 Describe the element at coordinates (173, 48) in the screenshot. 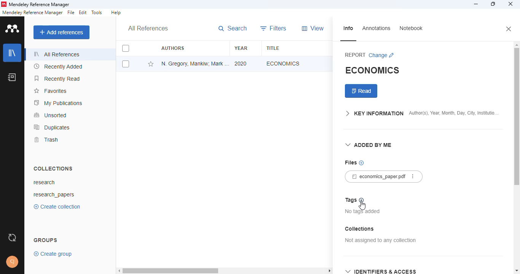

I see `authors` at that location.